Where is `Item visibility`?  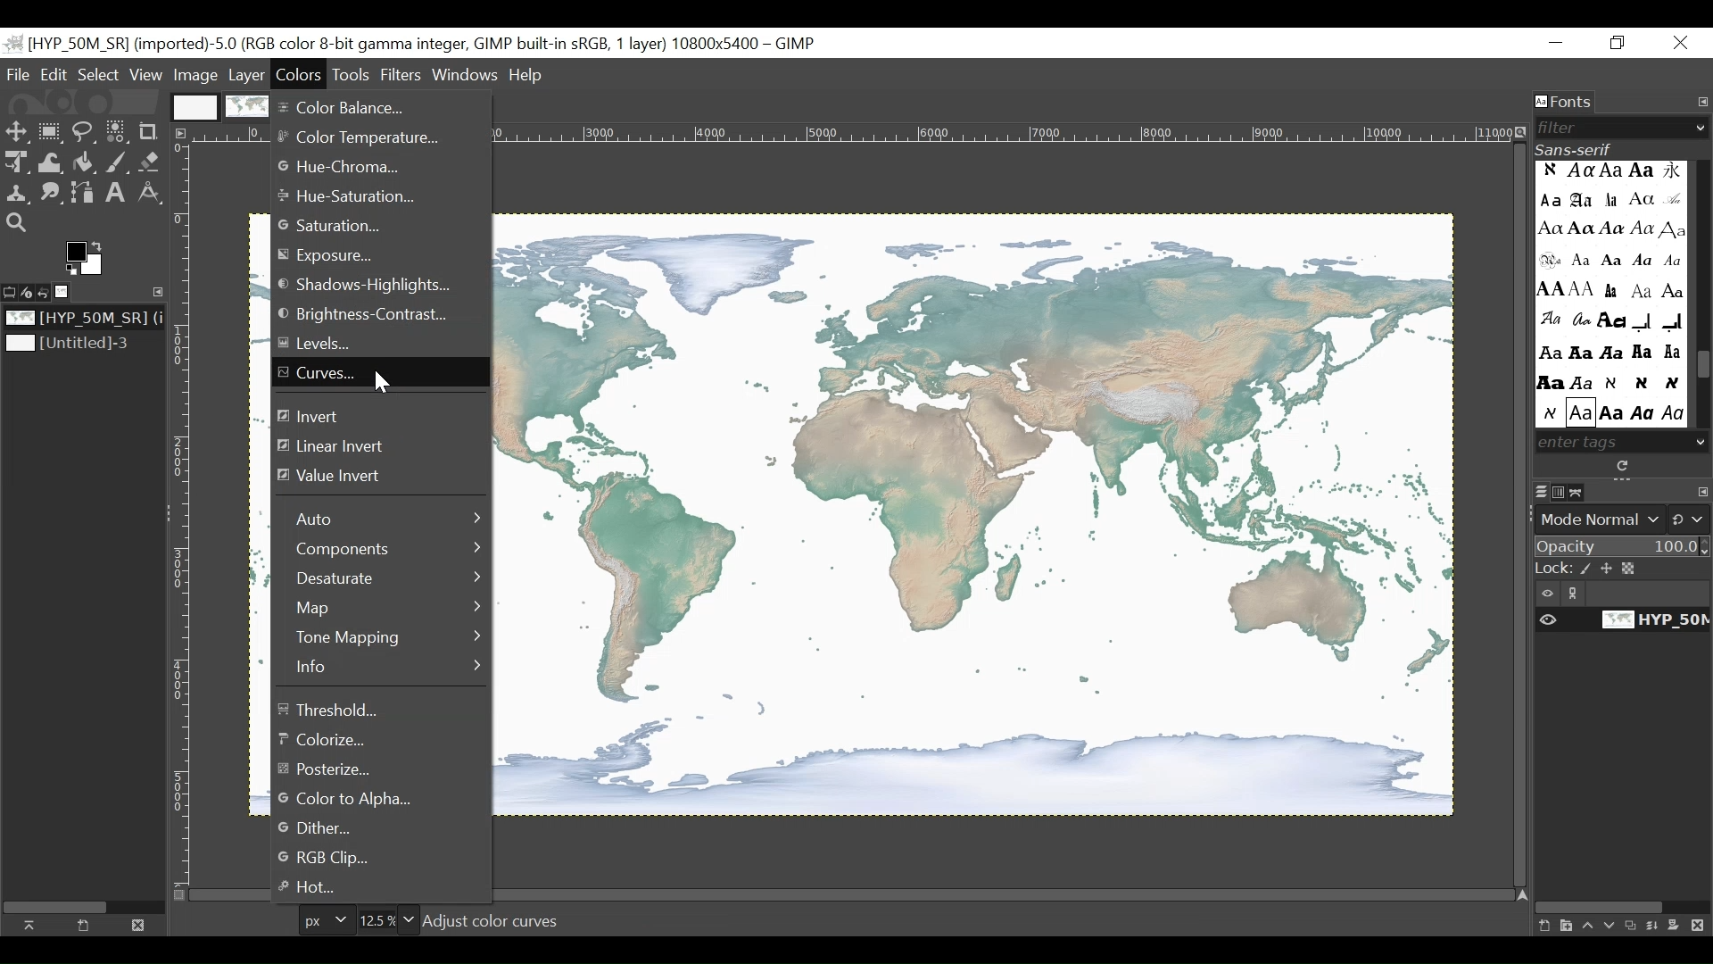 Item visibility is located at coordinates (1623, 594).